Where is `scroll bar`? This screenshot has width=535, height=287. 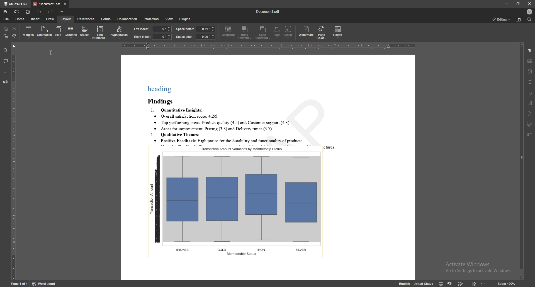
scroll bar is located at coordinates (522, 161).